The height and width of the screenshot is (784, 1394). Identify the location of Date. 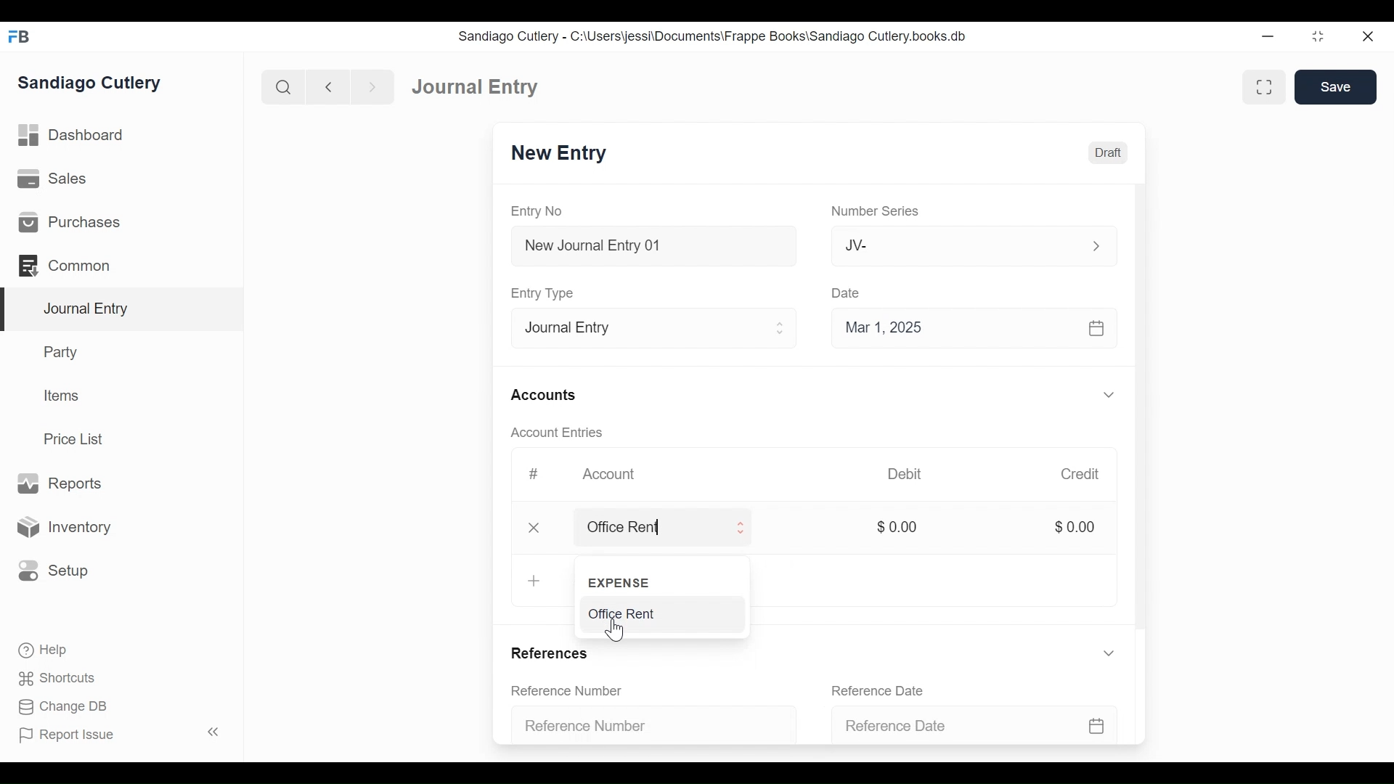
(847, 293).